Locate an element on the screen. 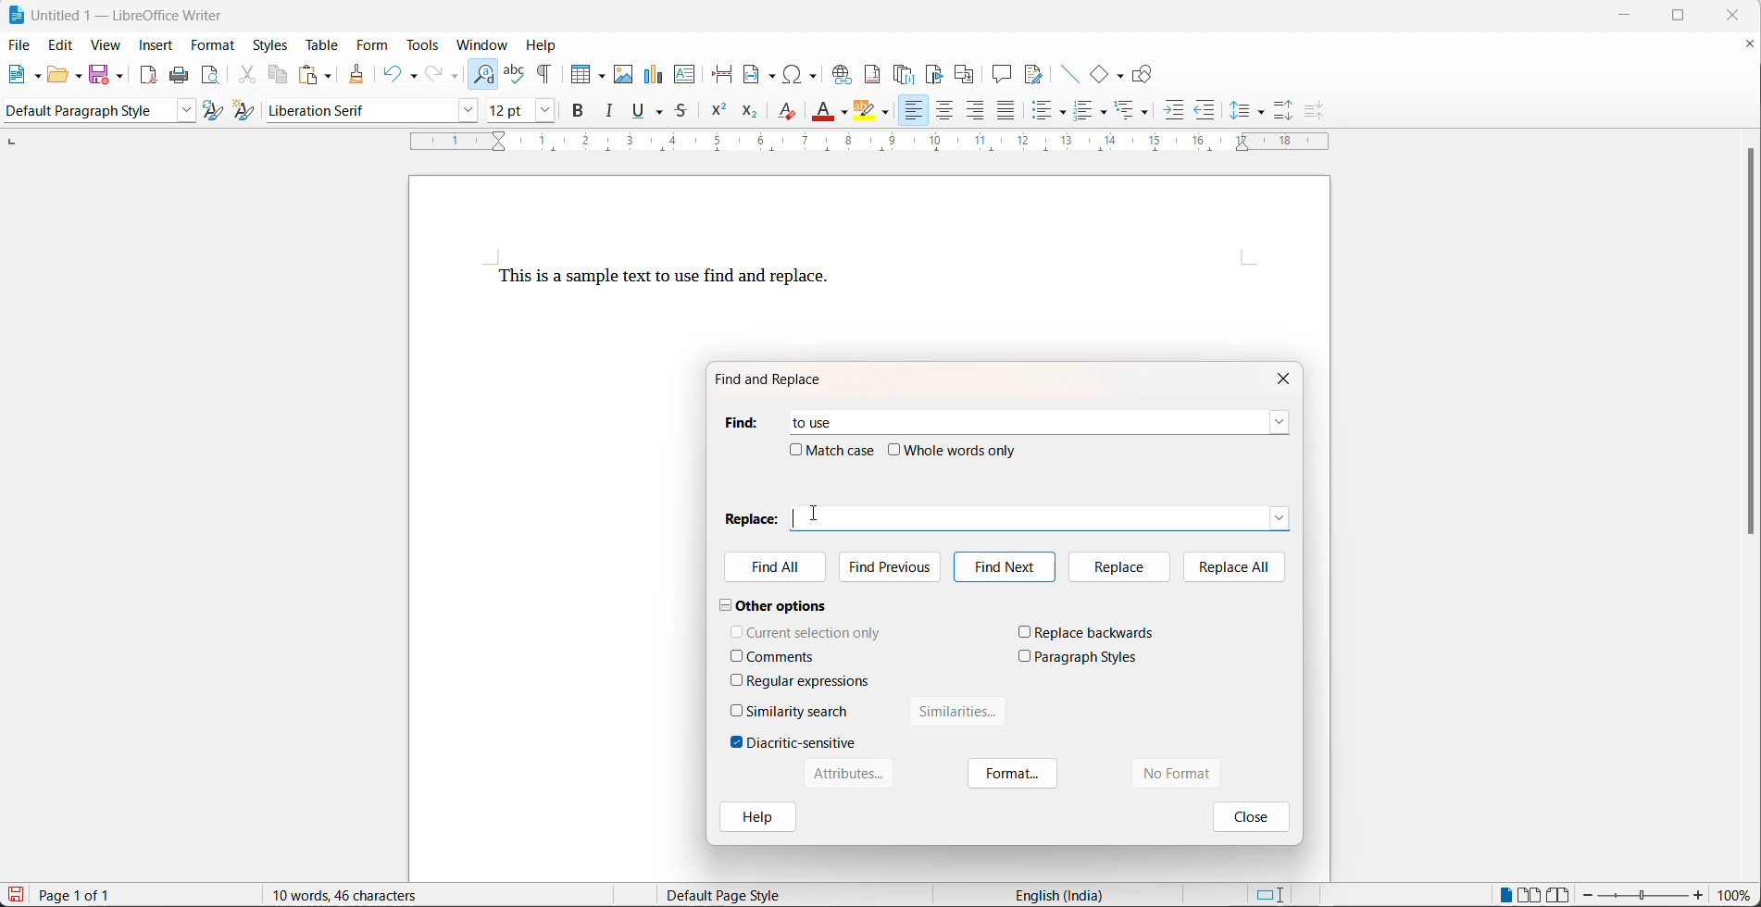  checkbox is located at coordinates (795, 449).